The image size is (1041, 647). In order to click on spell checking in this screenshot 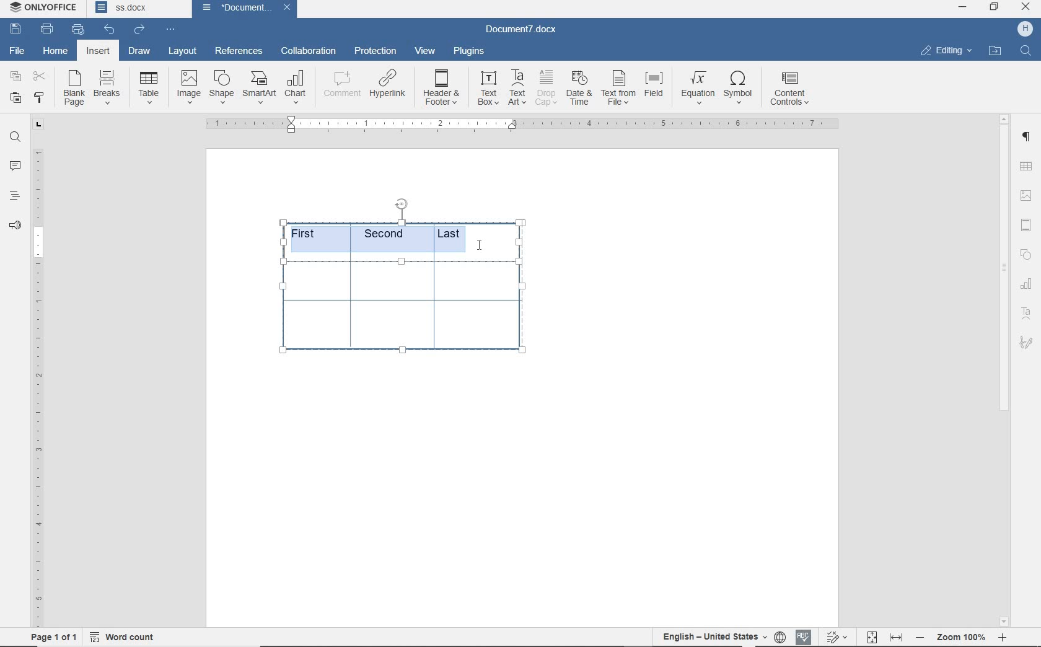, I will do `click(804, 636)`.